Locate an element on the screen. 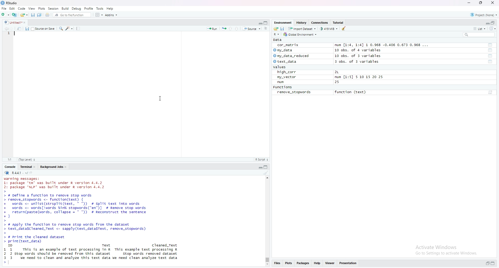 The image size is (499, 268). Restore Down is located at coordinates (481, 3).